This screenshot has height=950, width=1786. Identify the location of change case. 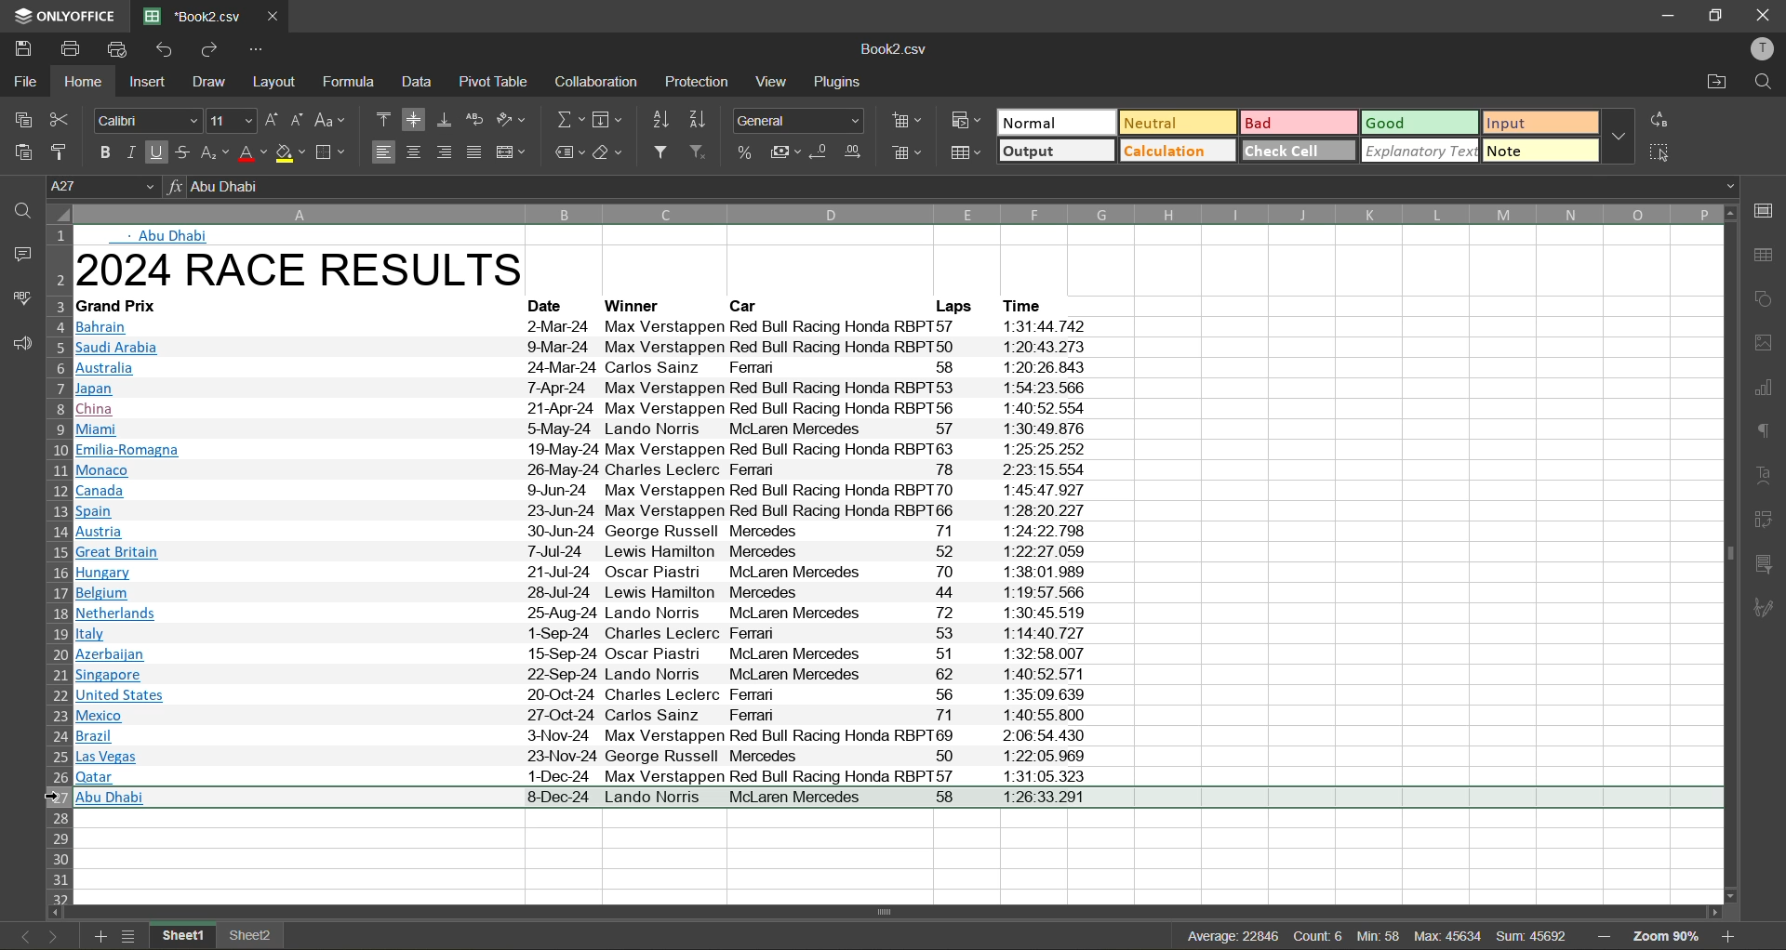
(333, 120).